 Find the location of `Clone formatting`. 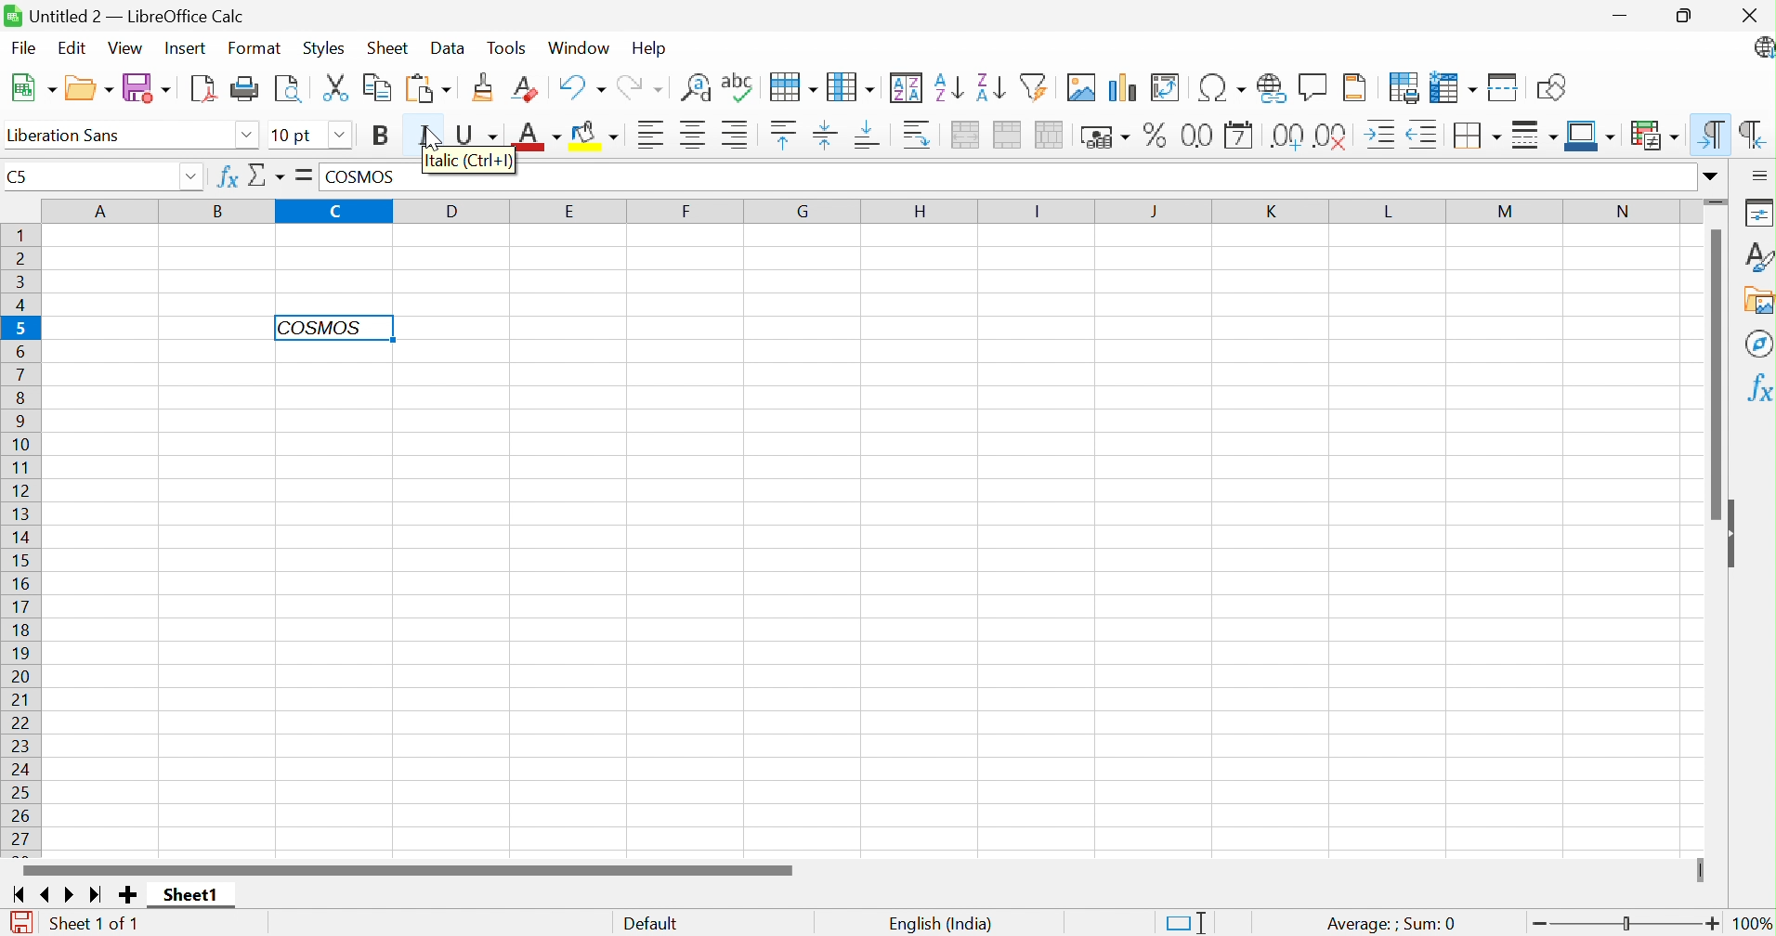

Clone formatting is located at coordinates (485, 84).